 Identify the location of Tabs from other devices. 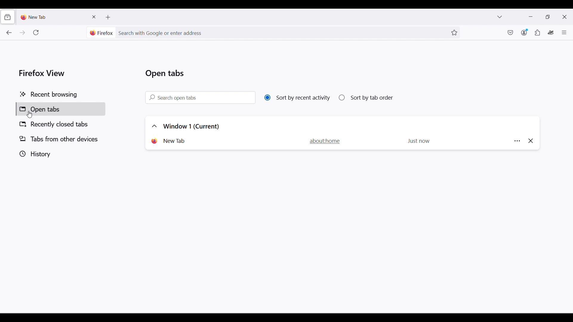
(60, 139).